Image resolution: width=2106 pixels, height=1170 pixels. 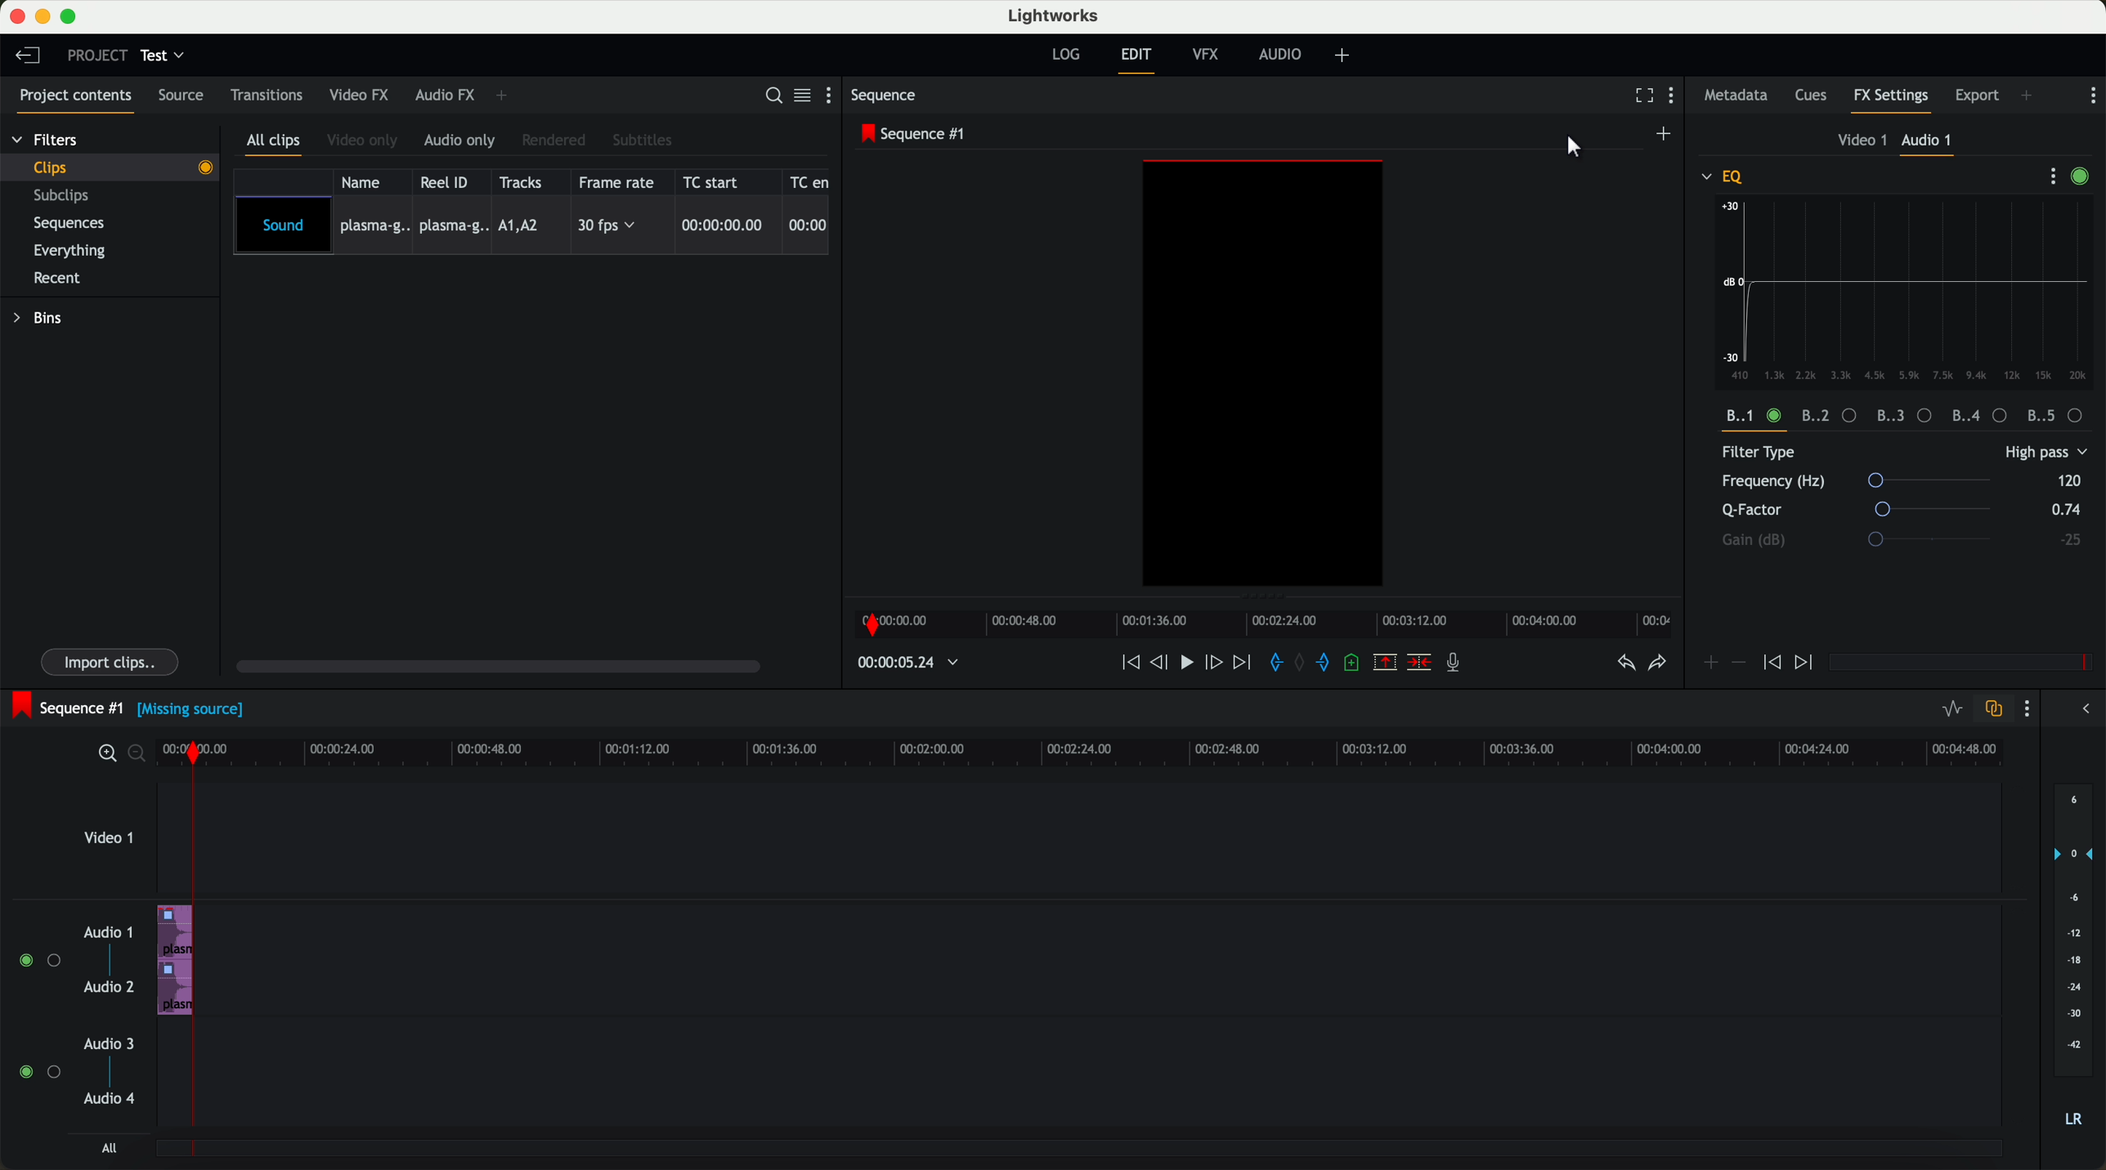 I want to click on leave, so click(x=31, y=59).